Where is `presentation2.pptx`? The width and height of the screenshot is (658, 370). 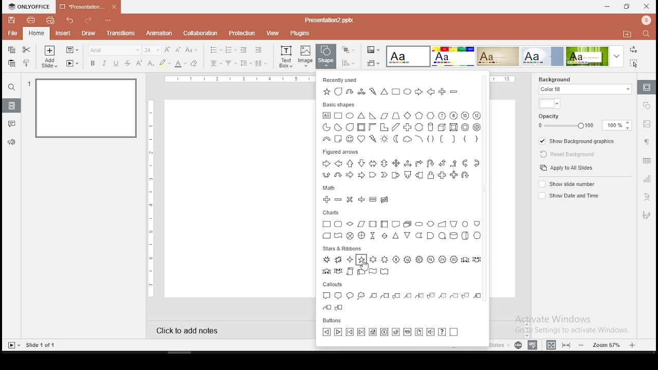 presentation2.pptx is located at coordinates (327, 21).